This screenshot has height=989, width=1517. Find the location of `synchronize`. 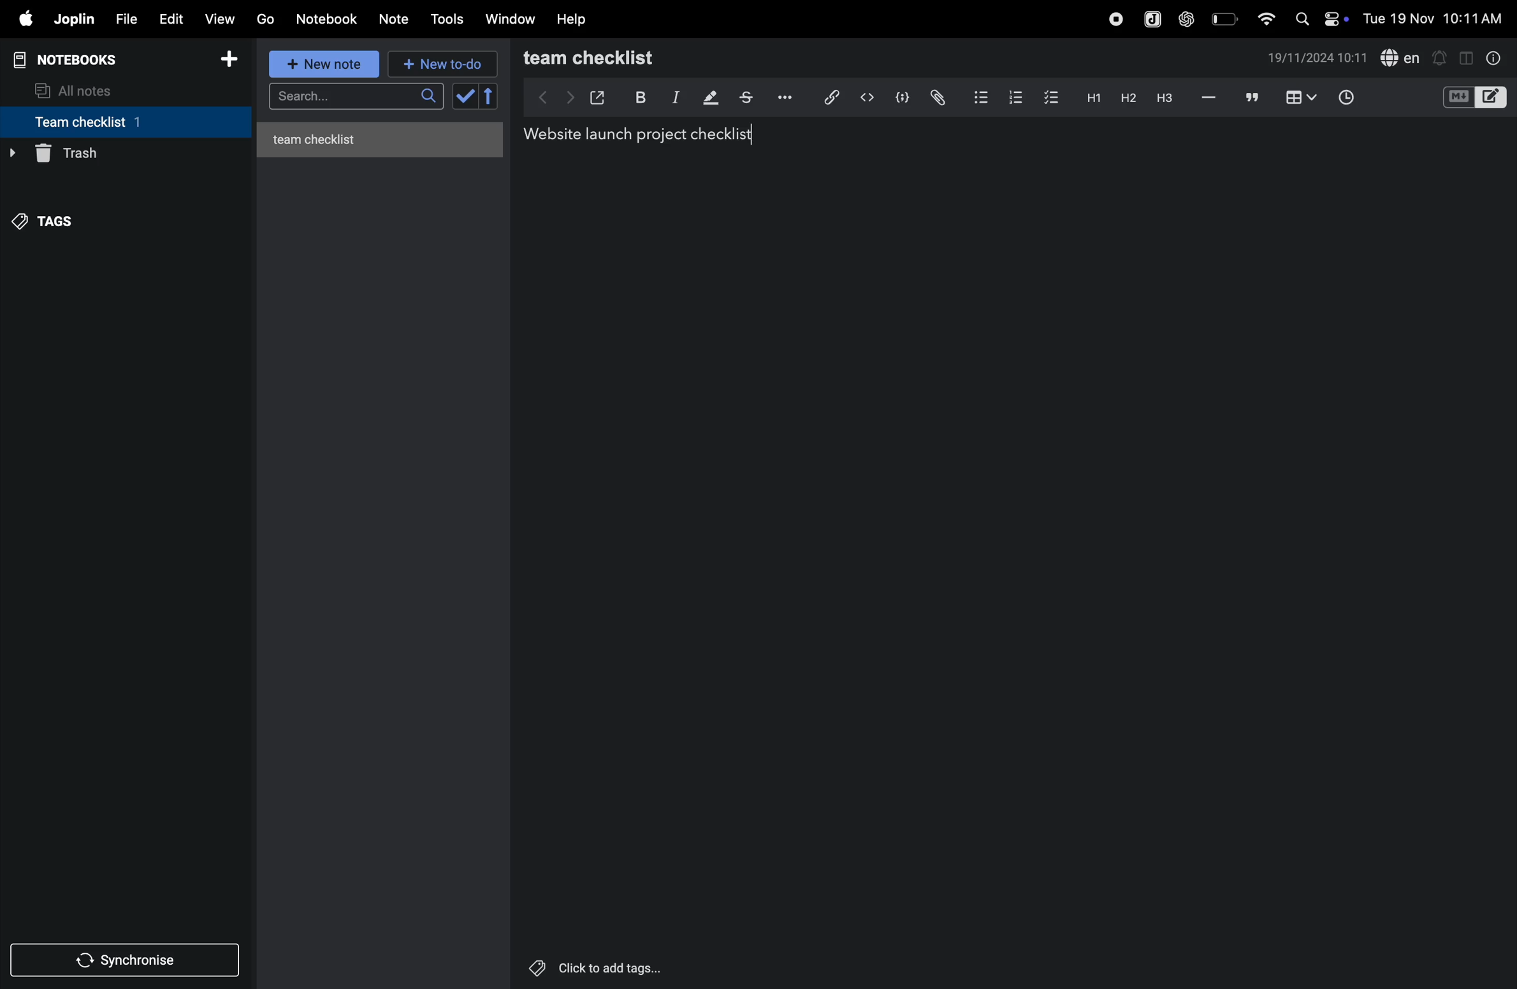

synchronize is located at coordinates (127, 959).